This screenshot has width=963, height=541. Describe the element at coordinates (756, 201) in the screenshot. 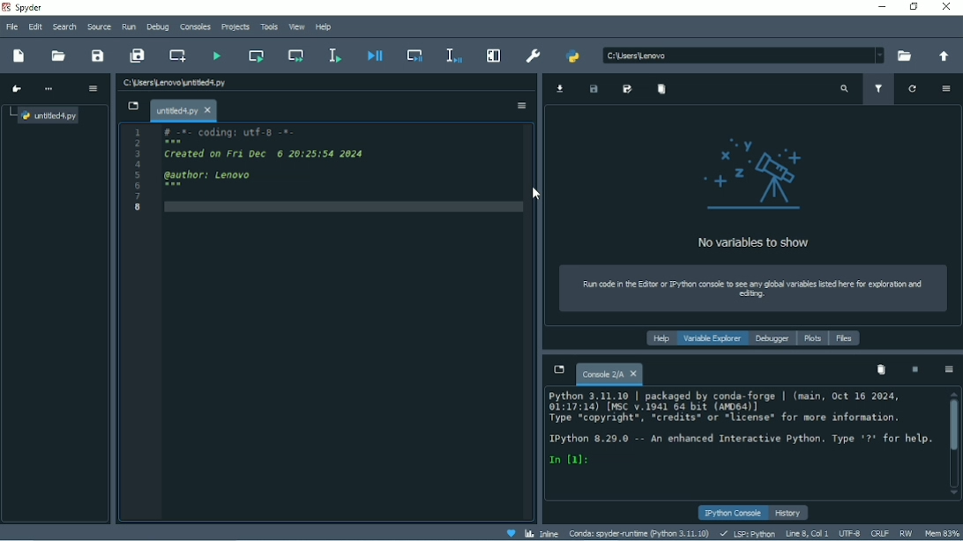

I see `No variables to show` at that location.